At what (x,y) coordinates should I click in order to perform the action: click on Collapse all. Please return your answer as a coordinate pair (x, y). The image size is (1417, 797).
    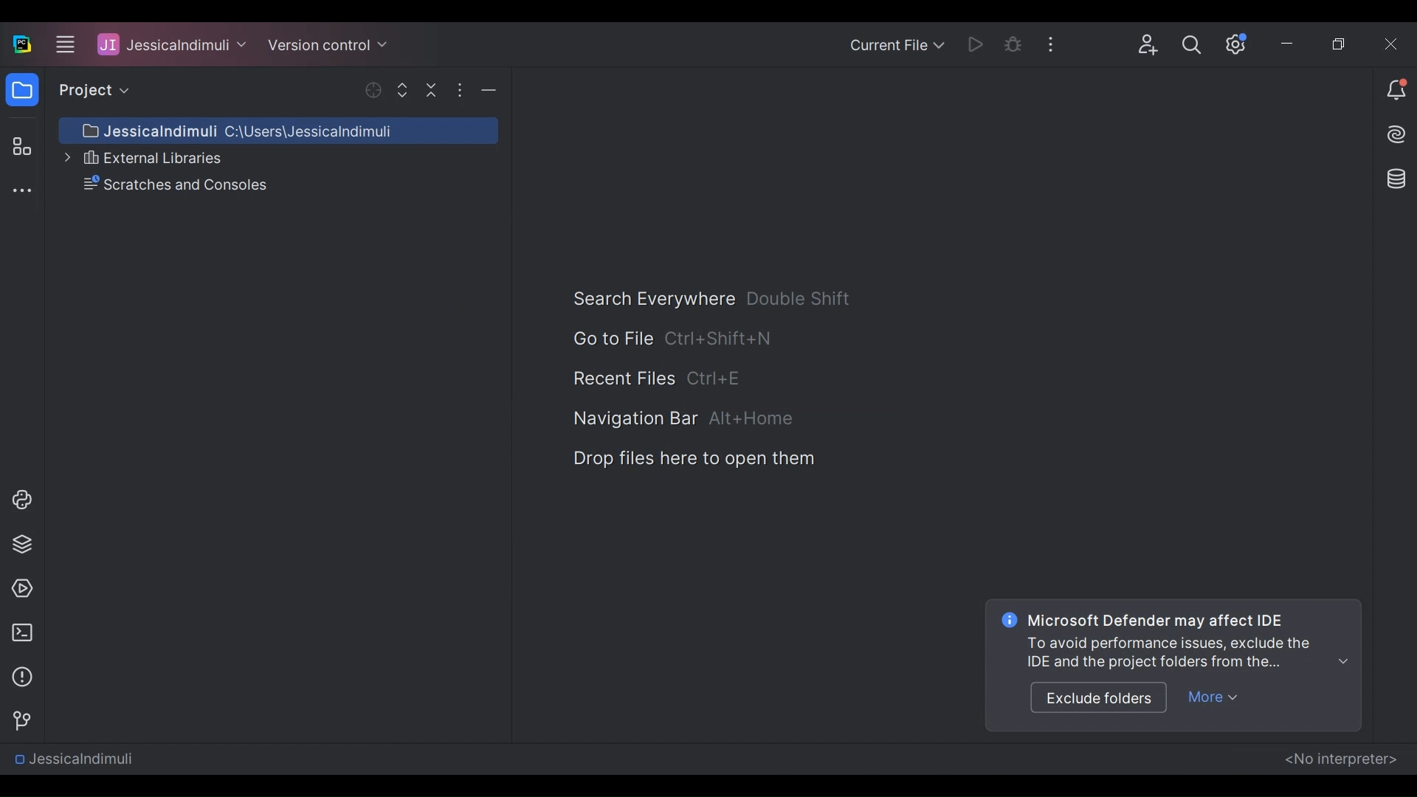
    Looking at the image, I should click on (433, 89).